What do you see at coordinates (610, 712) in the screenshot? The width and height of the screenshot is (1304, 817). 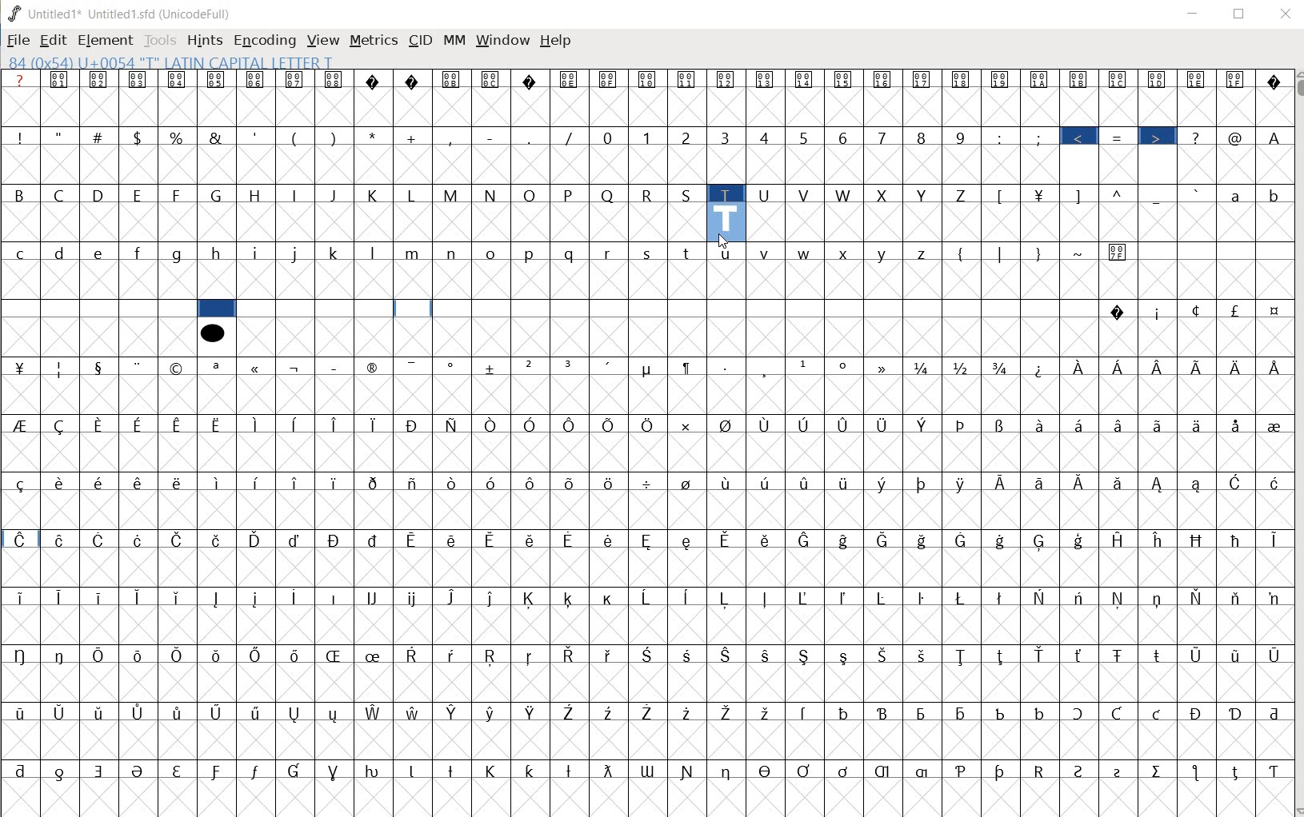 I see `Symbol` at bounding box center [610, 712].